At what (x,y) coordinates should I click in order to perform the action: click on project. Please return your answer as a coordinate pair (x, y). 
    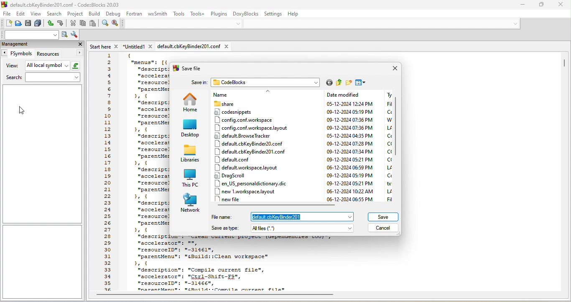
    Looking at the image, I should click on (74, 13).